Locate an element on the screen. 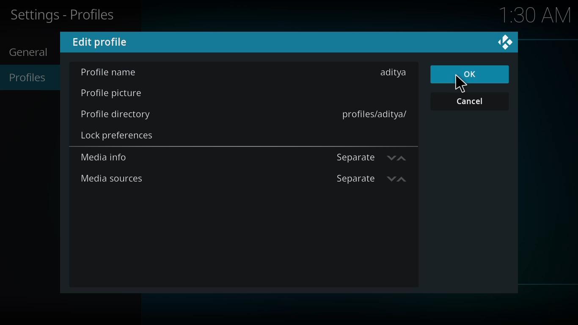  profile name is located at coordinates (108, 72).